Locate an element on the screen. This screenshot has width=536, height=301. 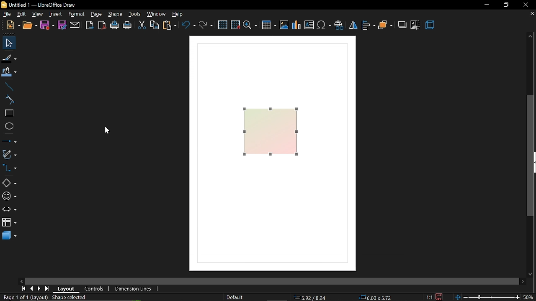
Line is located at coordinates (8, 86).